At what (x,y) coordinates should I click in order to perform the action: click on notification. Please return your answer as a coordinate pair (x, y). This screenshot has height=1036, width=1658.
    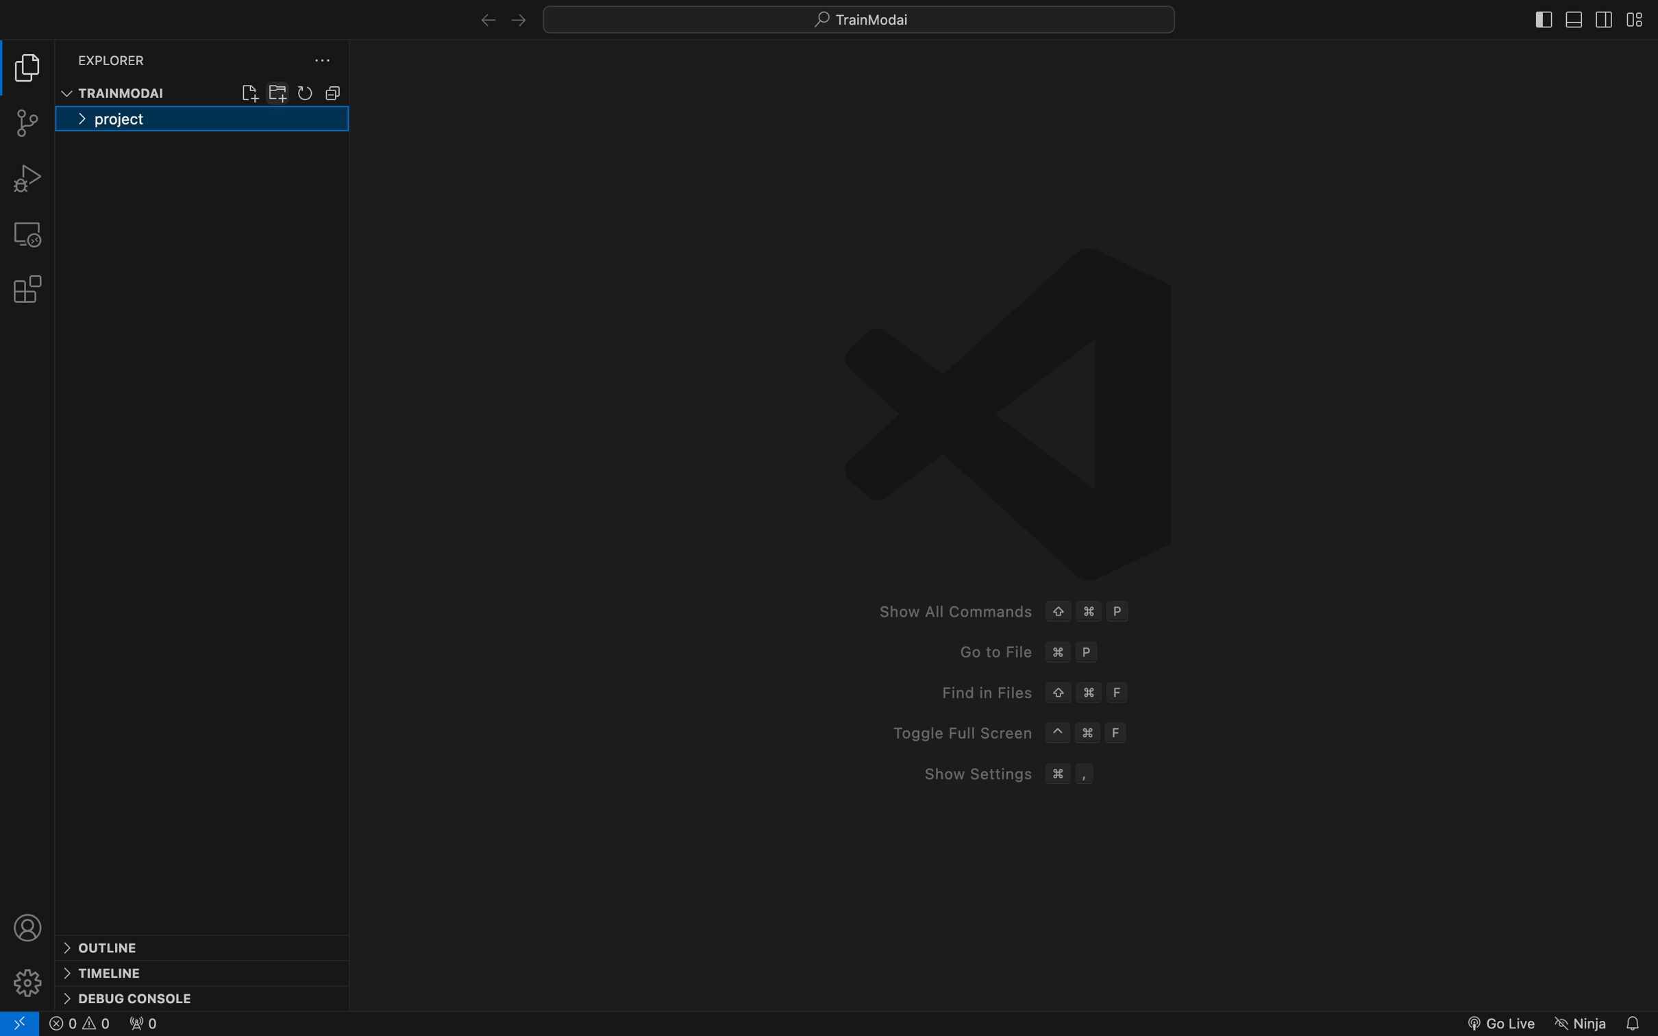
    Looking at the image, I should click on (1635, 1022).